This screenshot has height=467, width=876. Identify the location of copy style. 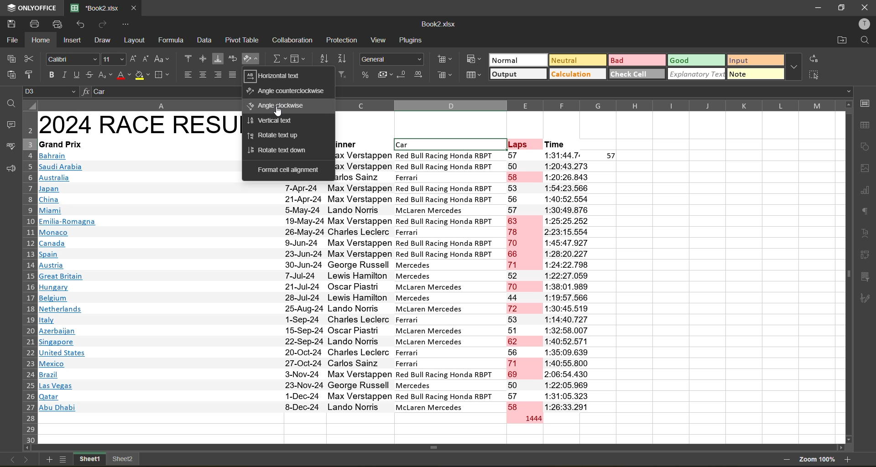
(30, 74).